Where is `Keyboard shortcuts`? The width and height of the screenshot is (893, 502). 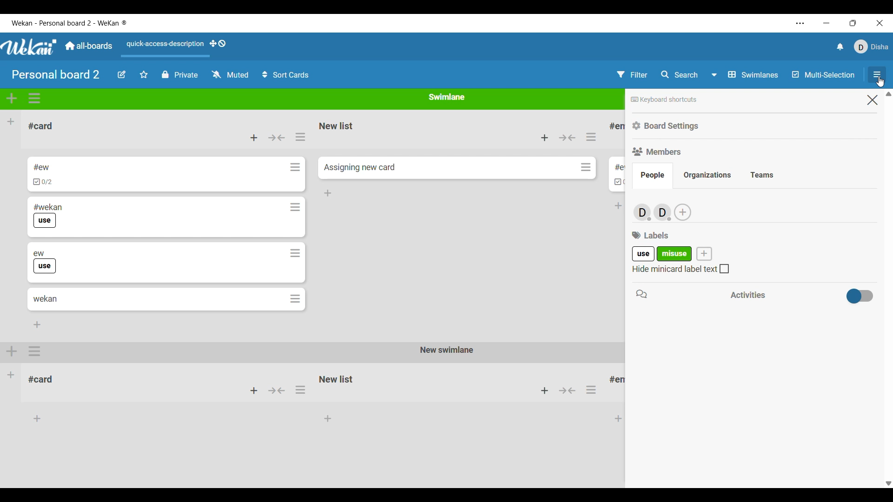 Keyboard shortcuts is located at coordinates (664, 100).